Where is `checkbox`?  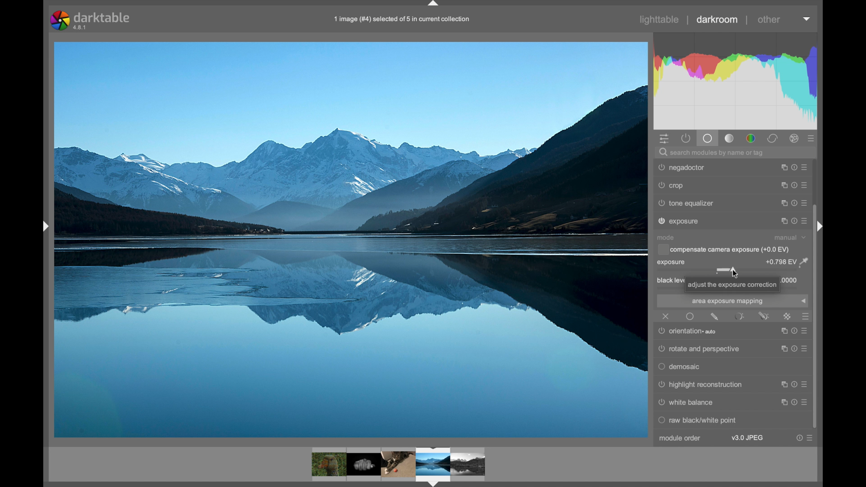
checkbox is located at coordinates (723, 249).